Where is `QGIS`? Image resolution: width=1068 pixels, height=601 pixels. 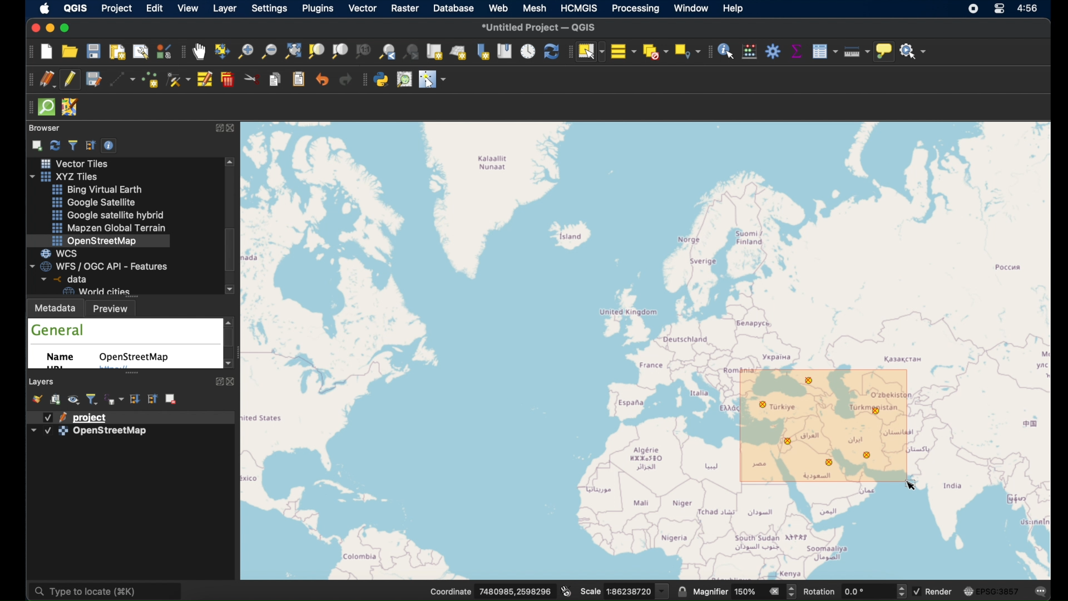 QGIS is located at coordinates (78, 7).